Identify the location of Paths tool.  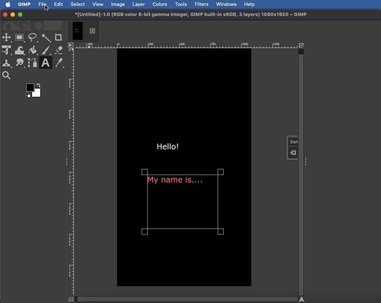
(32, 62).